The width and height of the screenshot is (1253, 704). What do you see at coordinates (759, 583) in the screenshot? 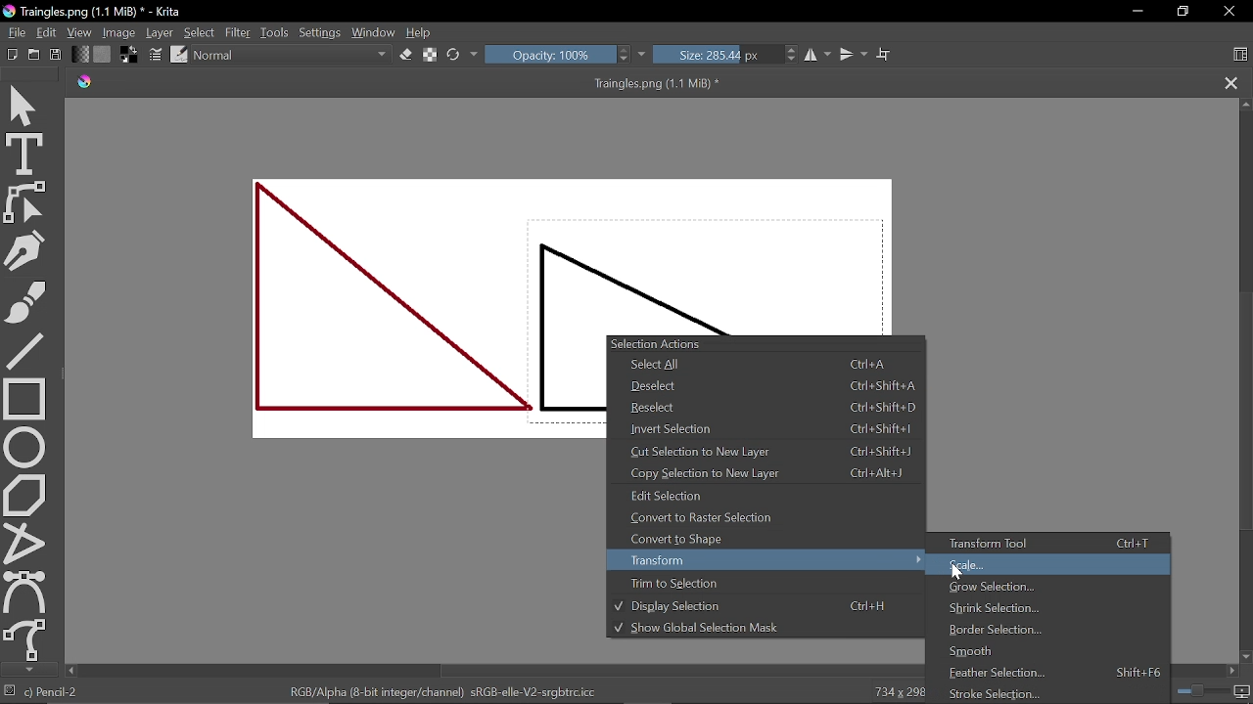
I see `Trim to selection` at bounding box center [759, 583].